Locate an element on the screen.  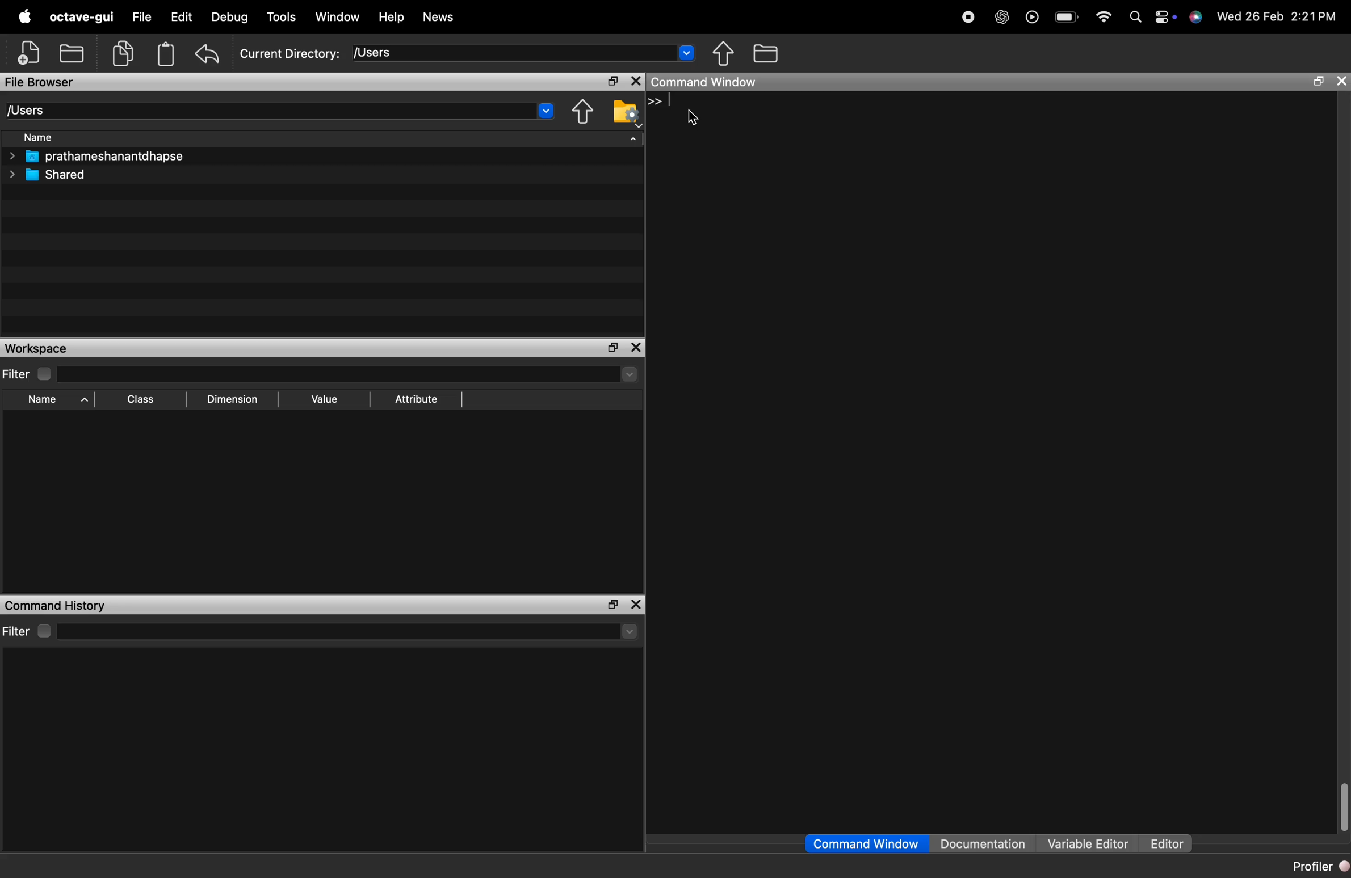
scroll bar is located at coordinates (1342, 808).